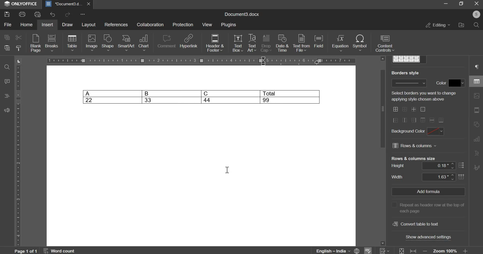 This screenshot has height=254, width=483. Describe the element at coordinates (339, 43) in the screenshot. I see `equation` at that location.